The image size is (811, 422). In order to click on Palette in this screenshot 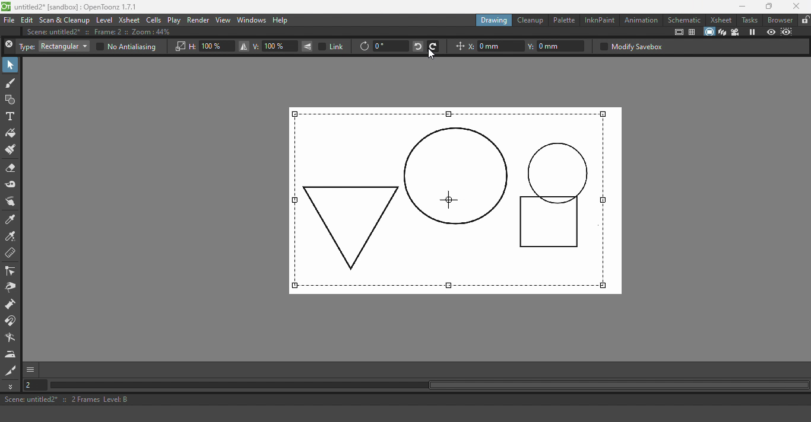, I will do `click(563, 21)`.